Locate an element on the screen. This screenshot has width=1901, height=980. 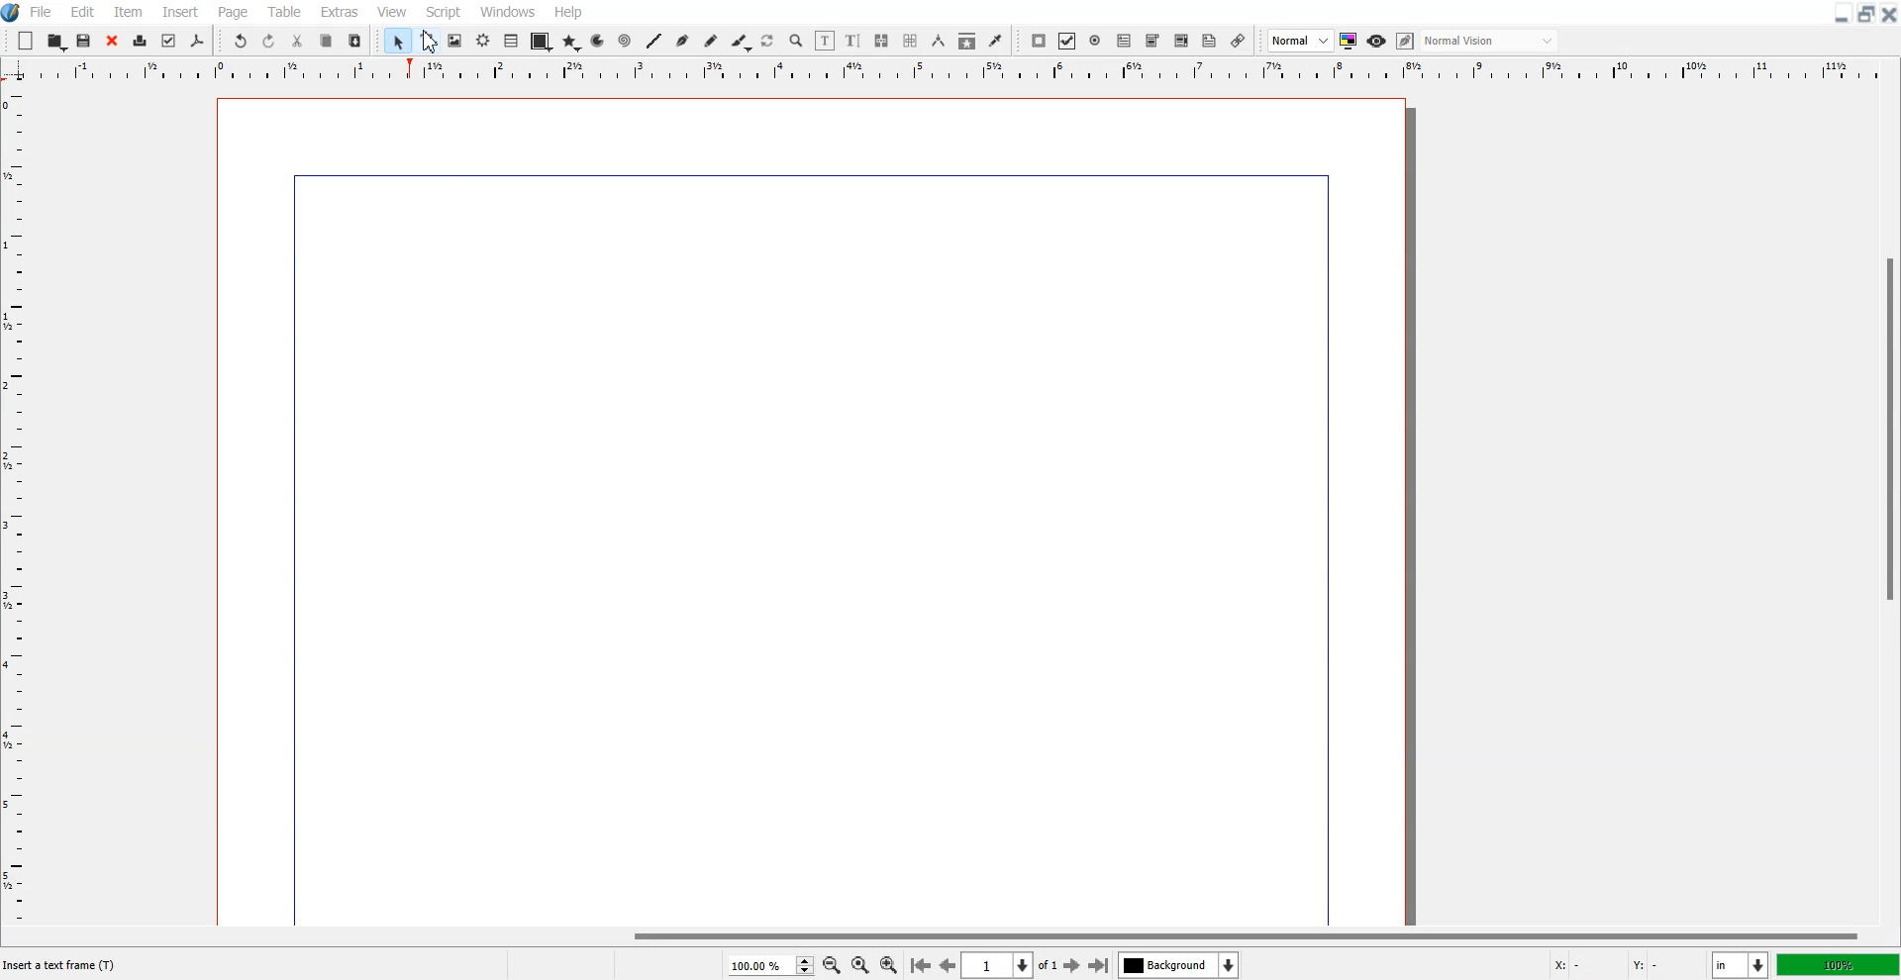
Select Zoom Level is located at coordinates (772, 965).